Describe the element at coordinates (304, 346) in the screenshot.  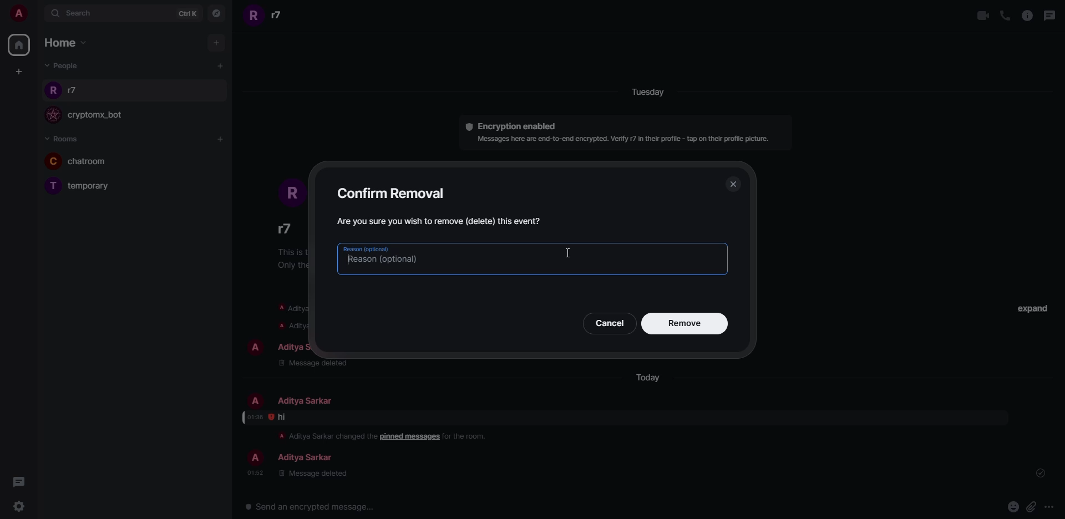
I see `people` at that location.